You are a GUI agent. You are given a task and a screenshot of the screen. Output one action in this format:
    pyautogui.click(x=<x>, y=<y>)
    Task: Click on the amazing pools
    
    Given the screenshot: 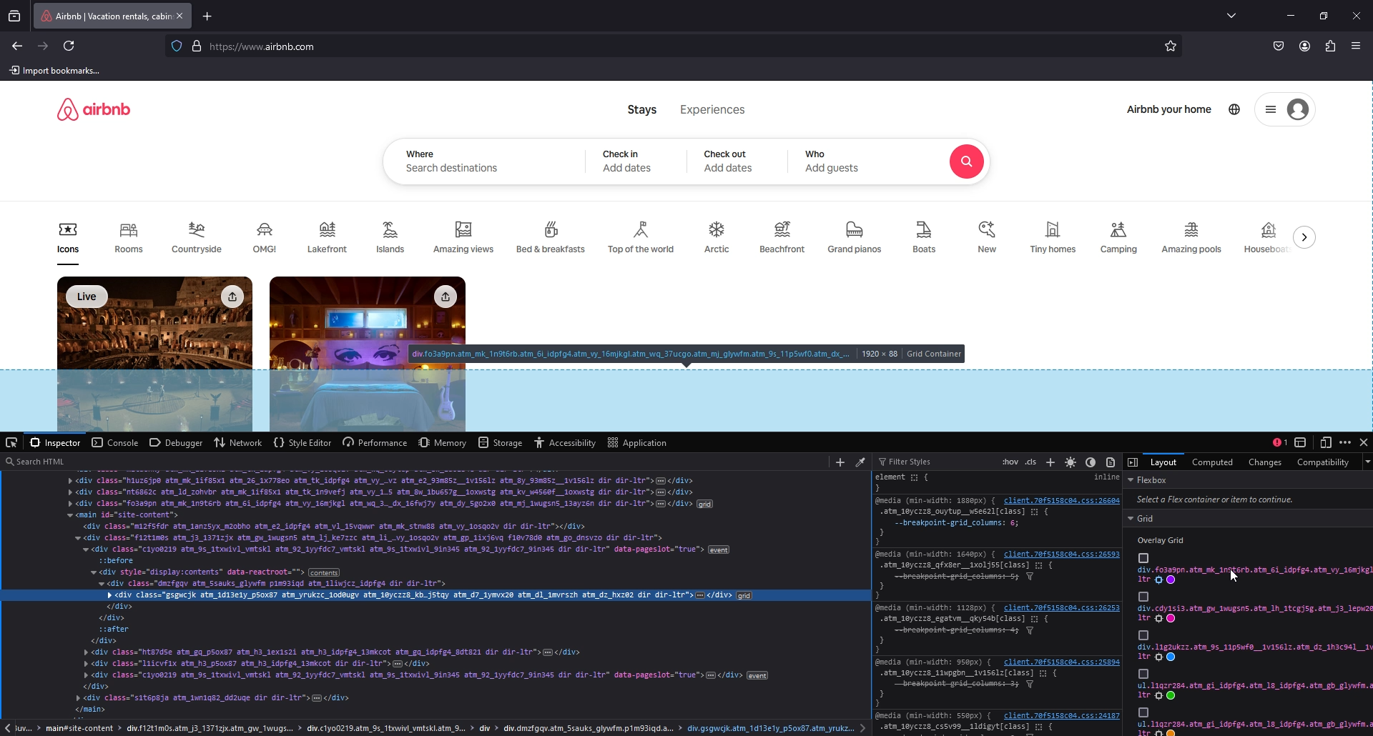 What is the action you would take?
    pyautogui.click(x=1194, y=238)
    